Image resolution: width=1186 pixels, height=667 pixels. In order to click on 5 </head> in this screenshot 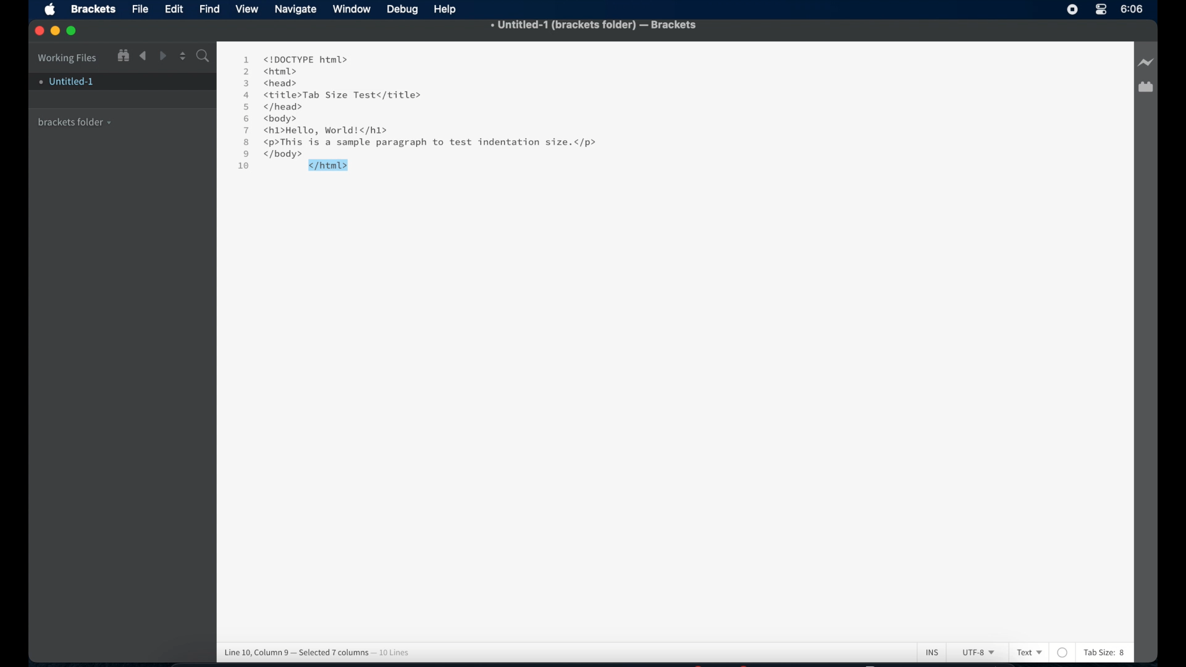, I will do `click(272, 107)`.